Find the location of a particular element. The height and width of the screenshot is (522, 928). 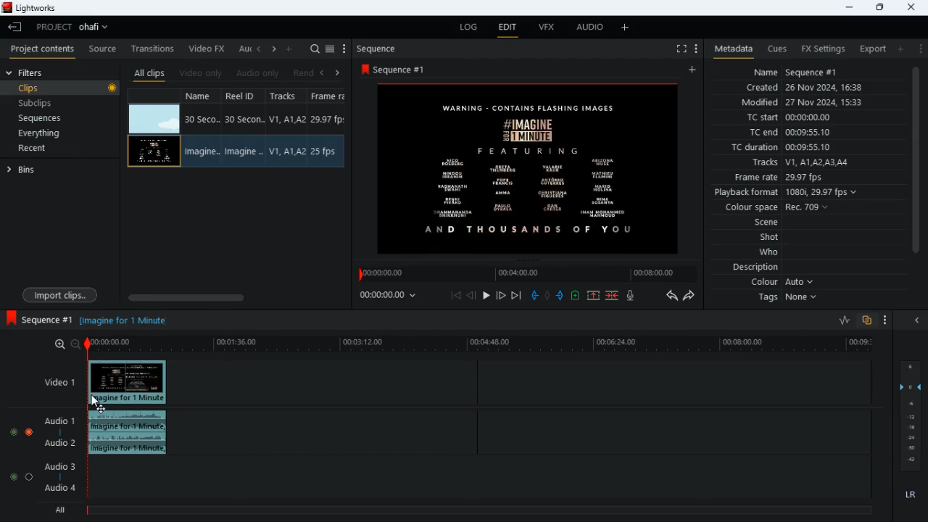

recent is located at coordinates (45, 149).